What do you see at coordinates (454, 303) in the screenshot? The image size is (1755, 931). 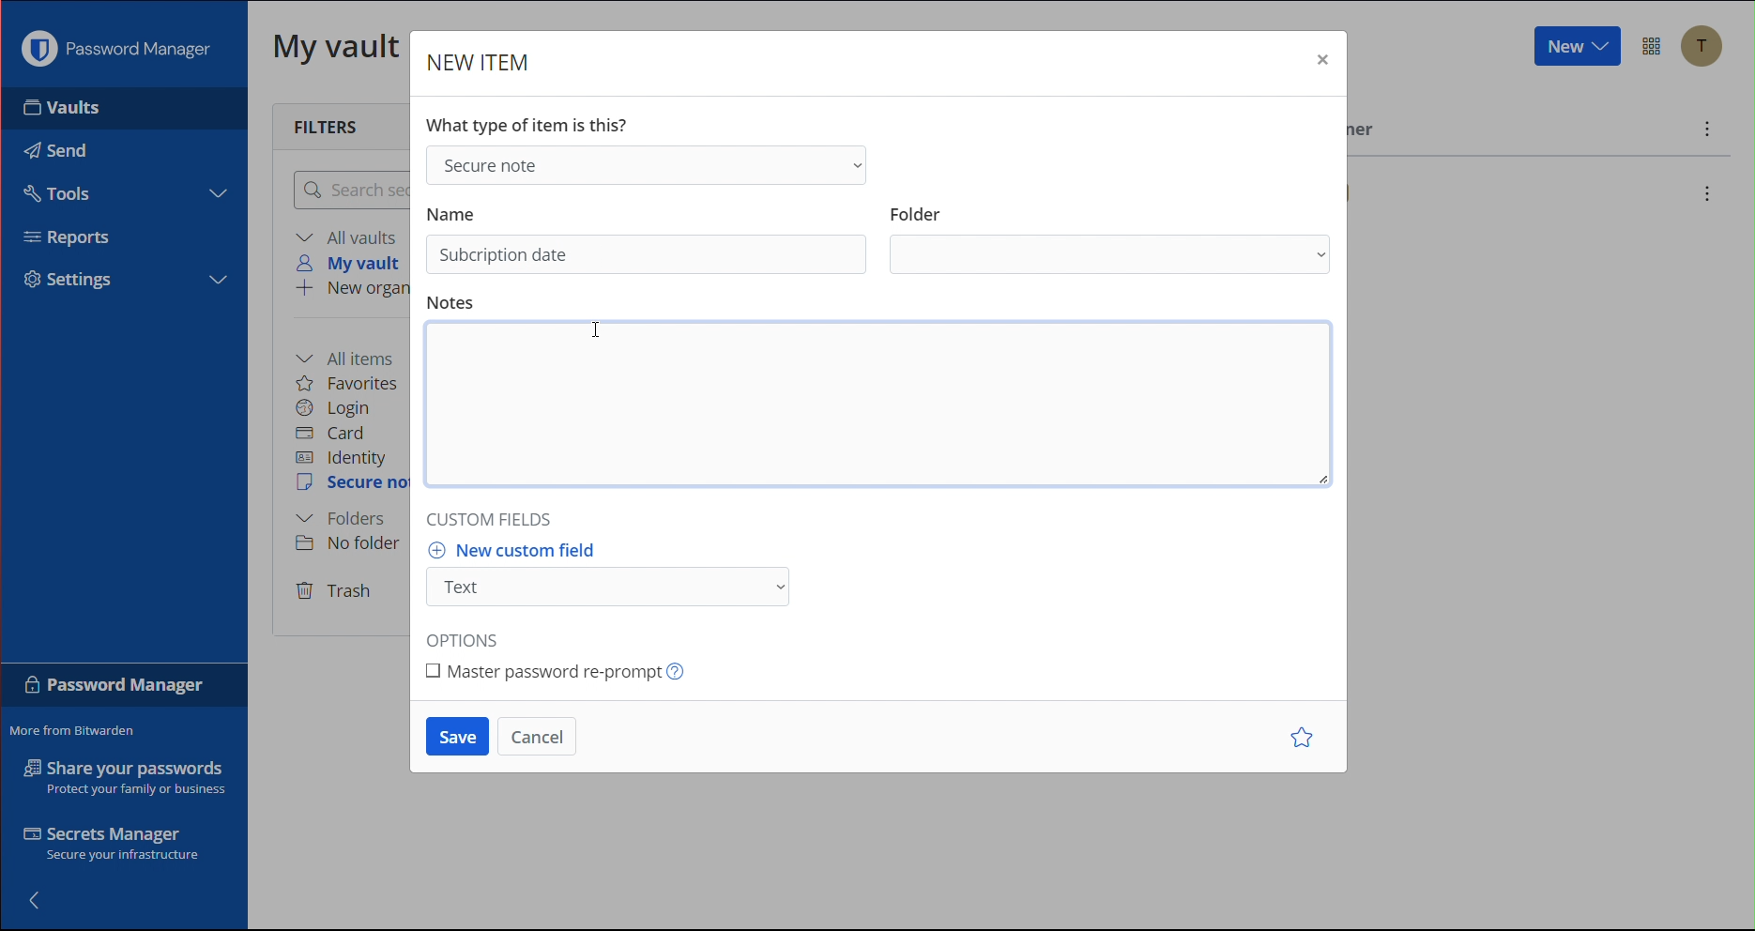 I see `Notes` at bounding box center [454, 303].